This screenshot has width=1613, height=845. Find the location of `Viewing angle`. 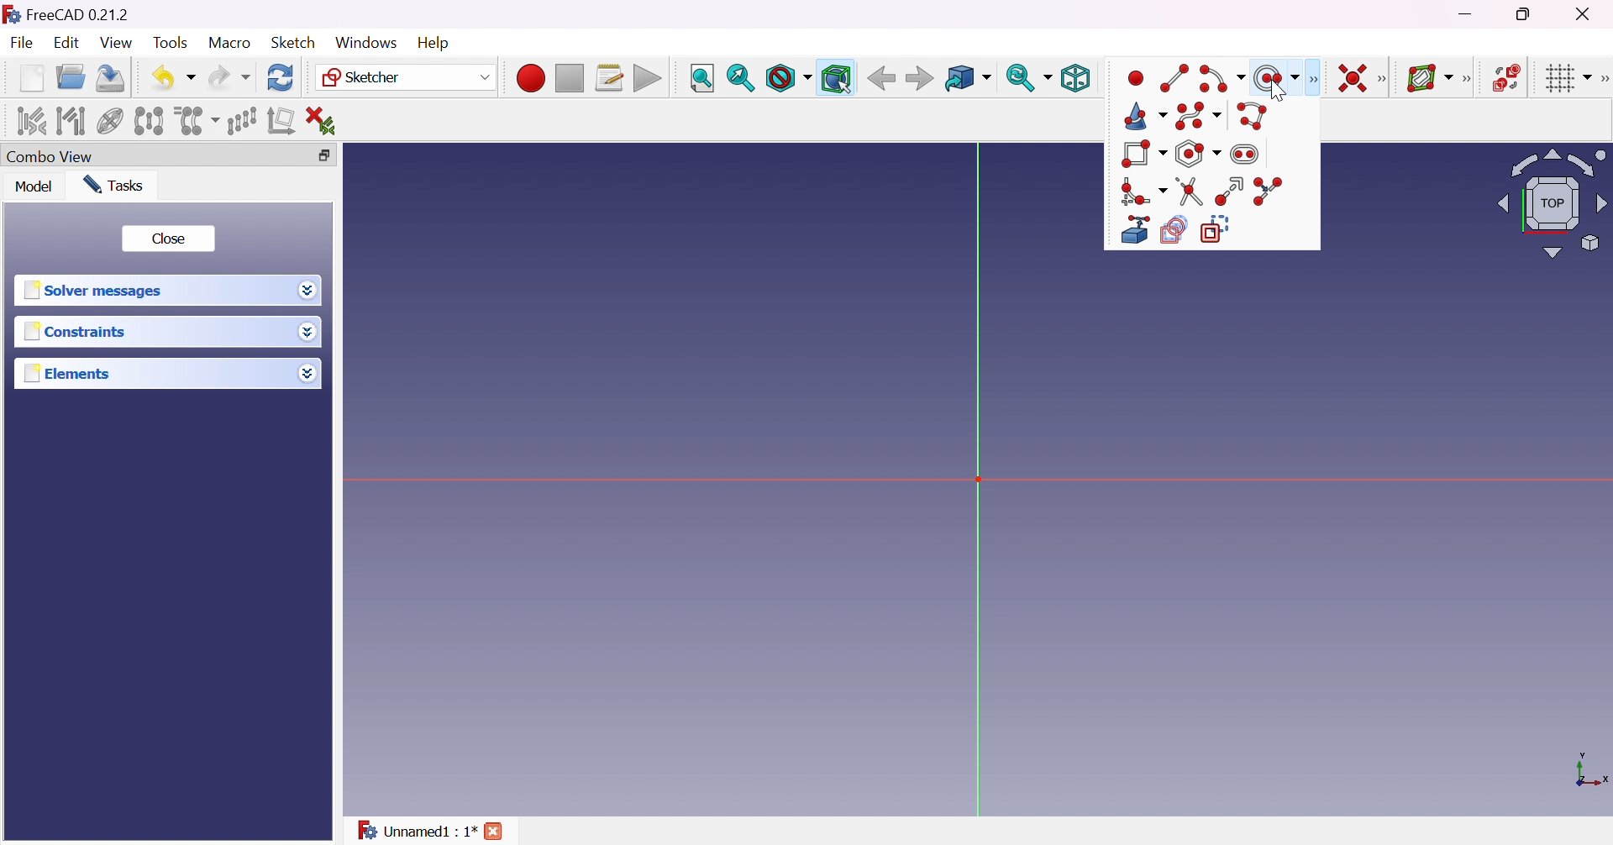

Viewing angle is located at coordinates (1549, 205).